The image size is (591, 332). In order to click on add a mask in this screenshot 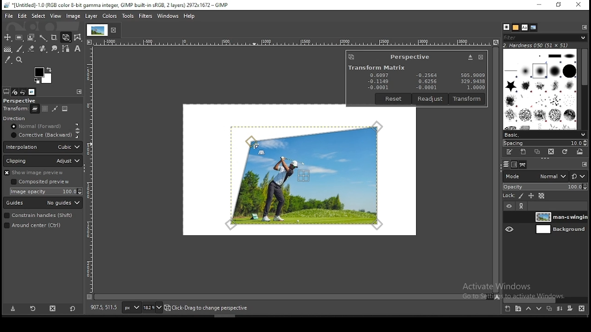, I will do `click(568, 308)`.